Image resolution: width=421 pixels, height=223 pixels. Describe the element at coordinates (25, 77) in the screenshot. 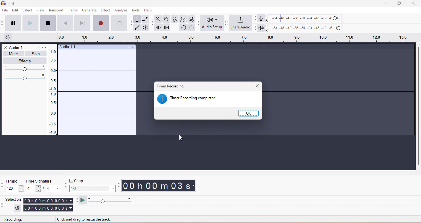

I see `pan` at that location.